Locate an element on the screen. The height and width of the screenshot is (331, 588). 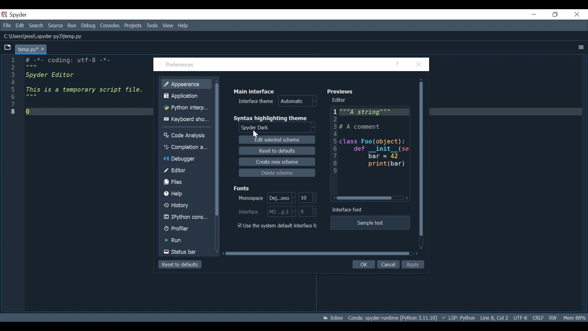
Horizontal Scroll bar is located at coordinates (318, 253).